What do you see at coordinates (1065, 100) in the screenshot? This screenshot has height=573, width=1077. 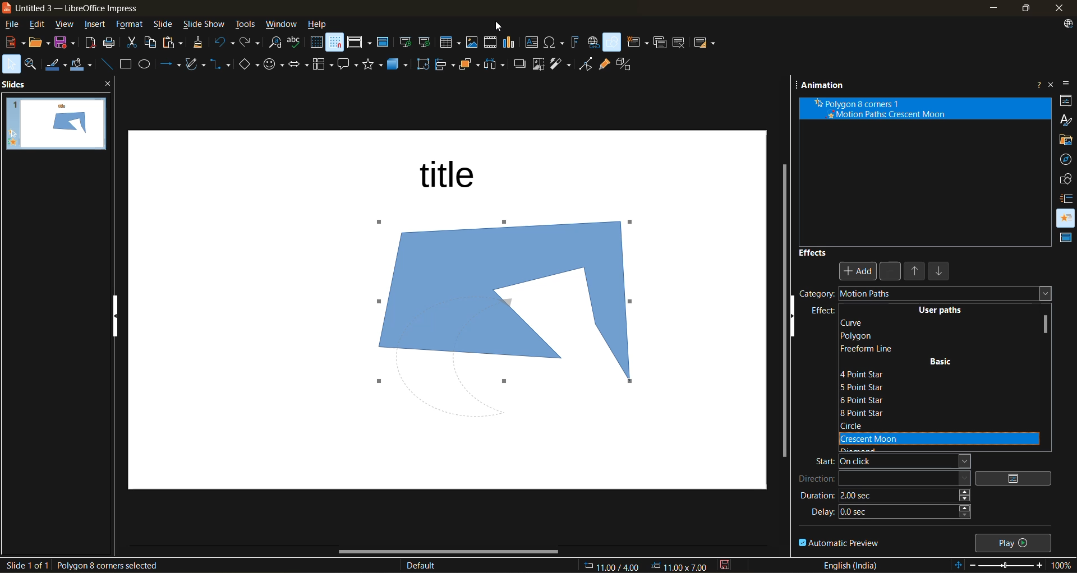 I see `properties` at bounding box center [1065, 100].